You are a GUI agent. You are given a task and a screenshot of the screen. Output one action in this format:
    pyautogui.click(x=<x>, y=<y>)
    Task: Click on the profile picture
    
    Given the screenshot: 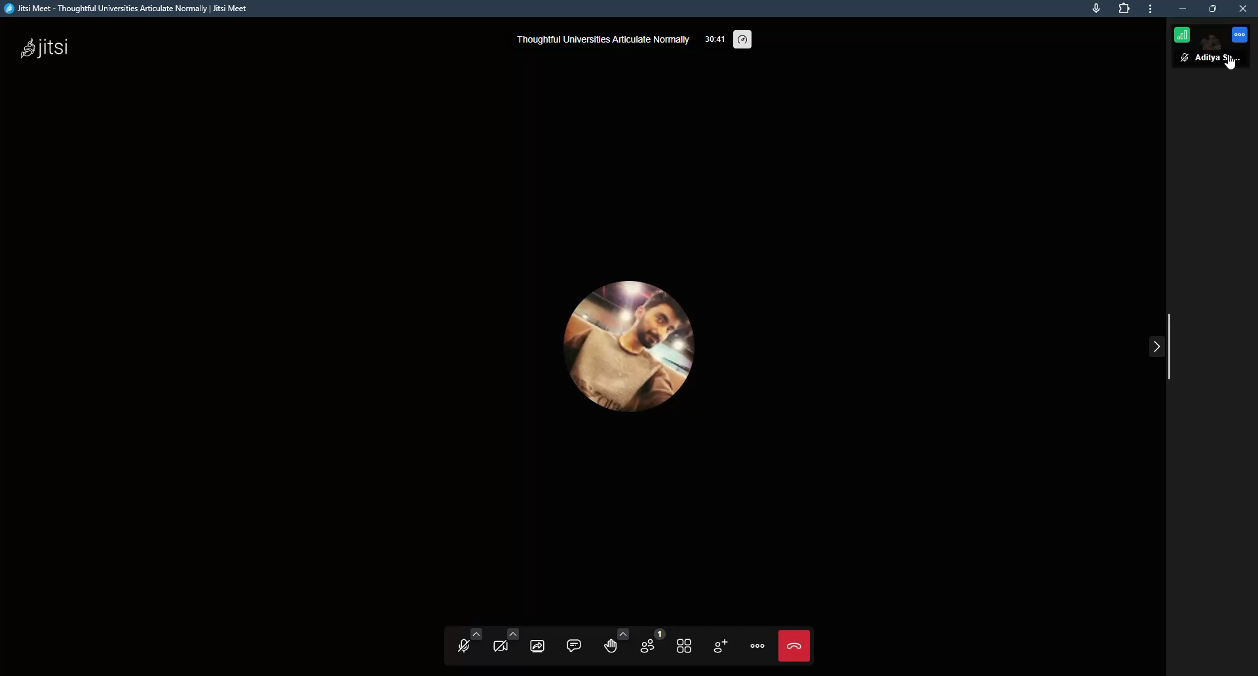 What is the action you would take?
    pyautogui.click(x=638, y=347)
    